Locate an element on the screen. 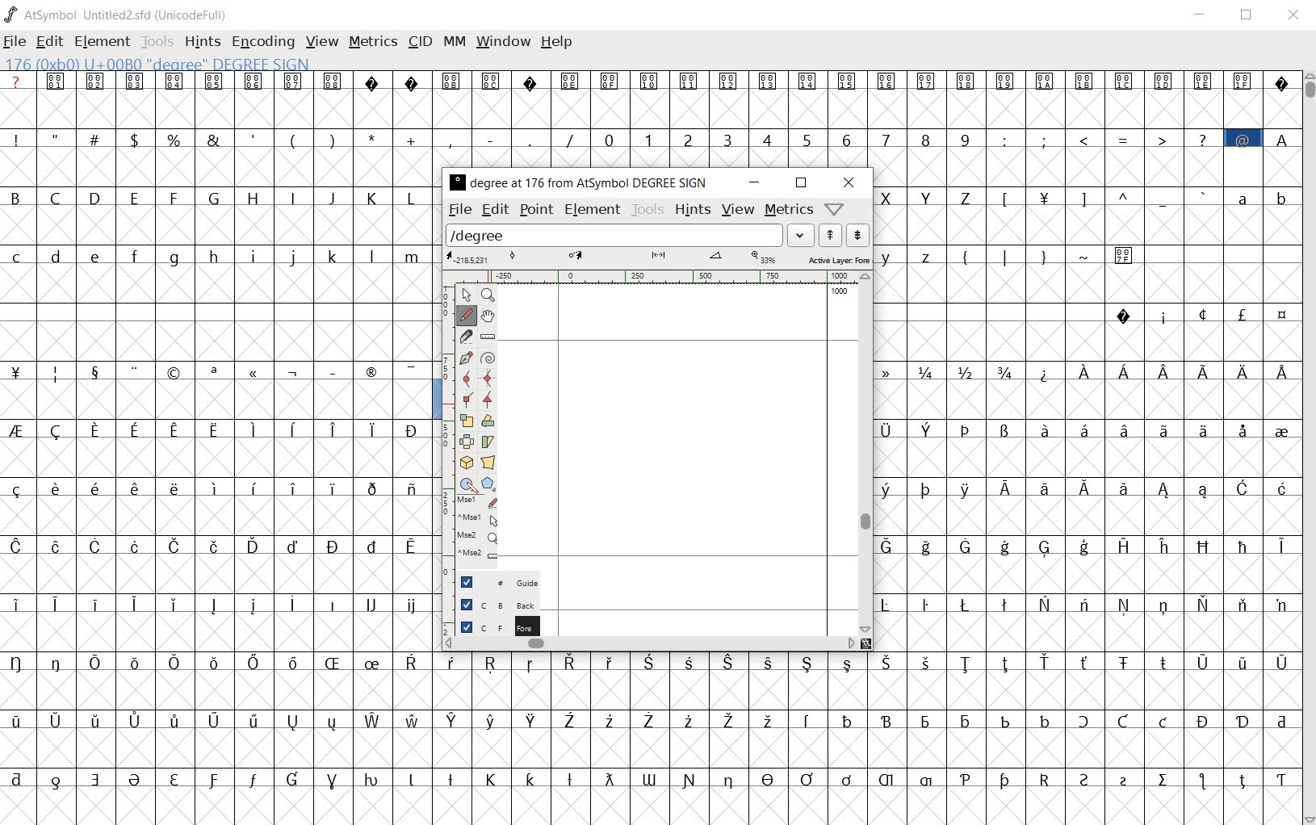  minimize is located at coordinates (1201, 15).